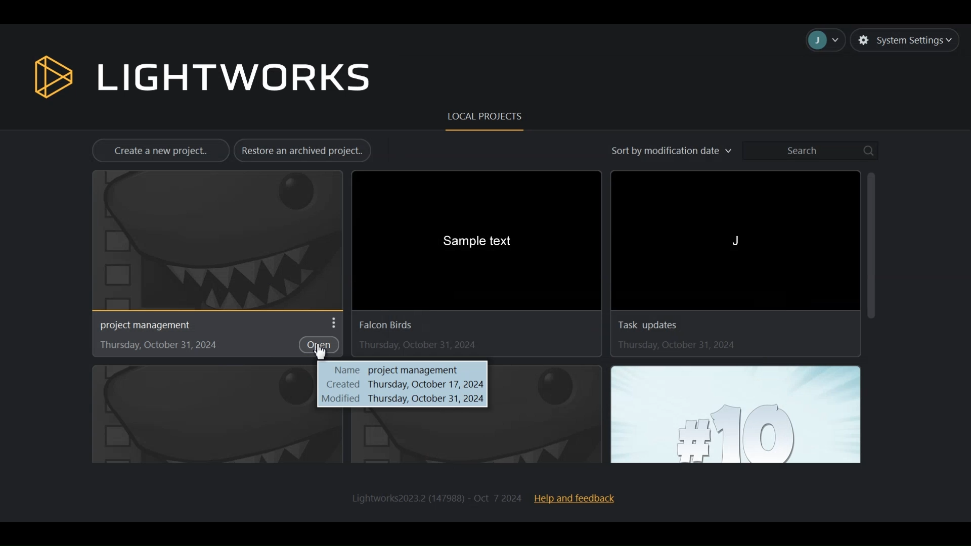  What do you see at coordinates (202, 77) in the screenshot?
I see `Lightworks` at bounding box center [202, 77].